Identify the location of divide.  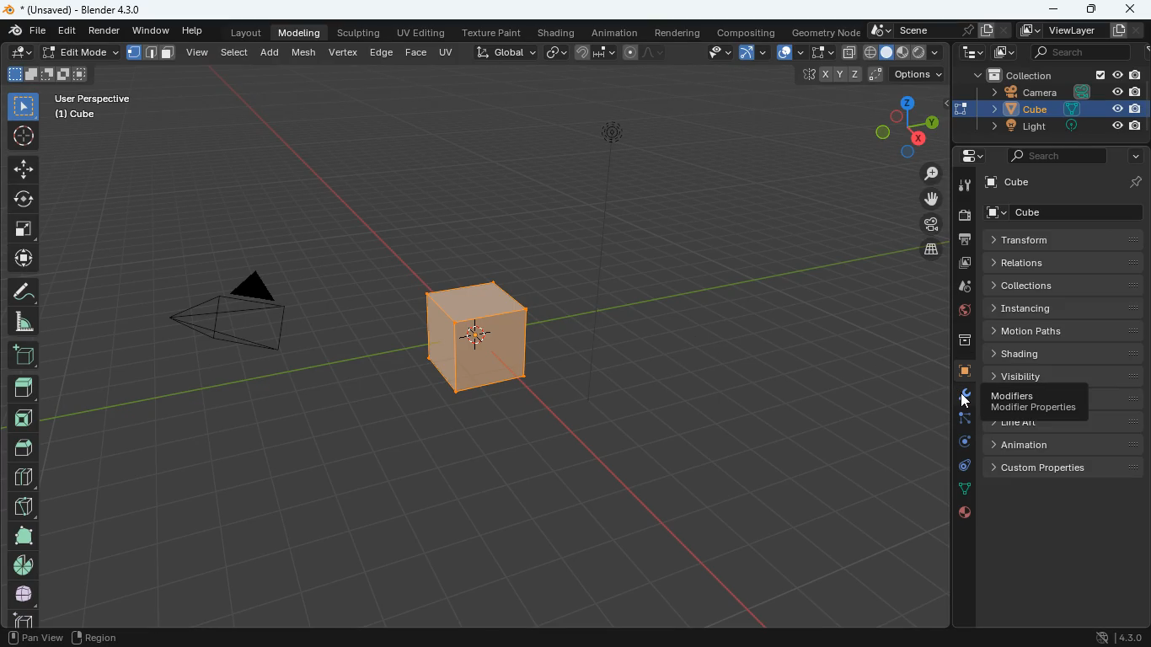
(24, 476).